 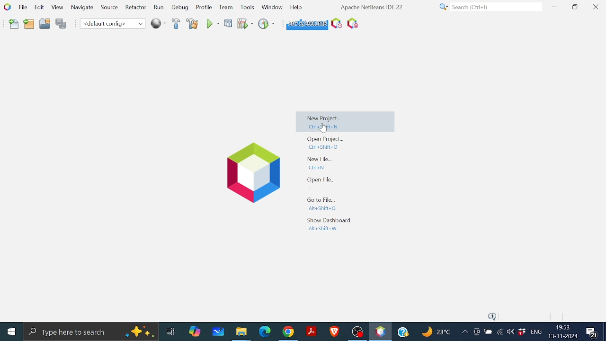 I want to click on Close, so click(x=596, y=7).